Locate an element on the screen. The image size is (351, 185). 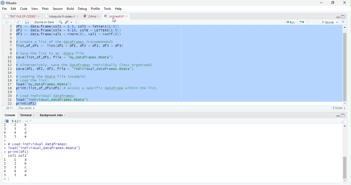
Code is located at coordinates (24, 9).